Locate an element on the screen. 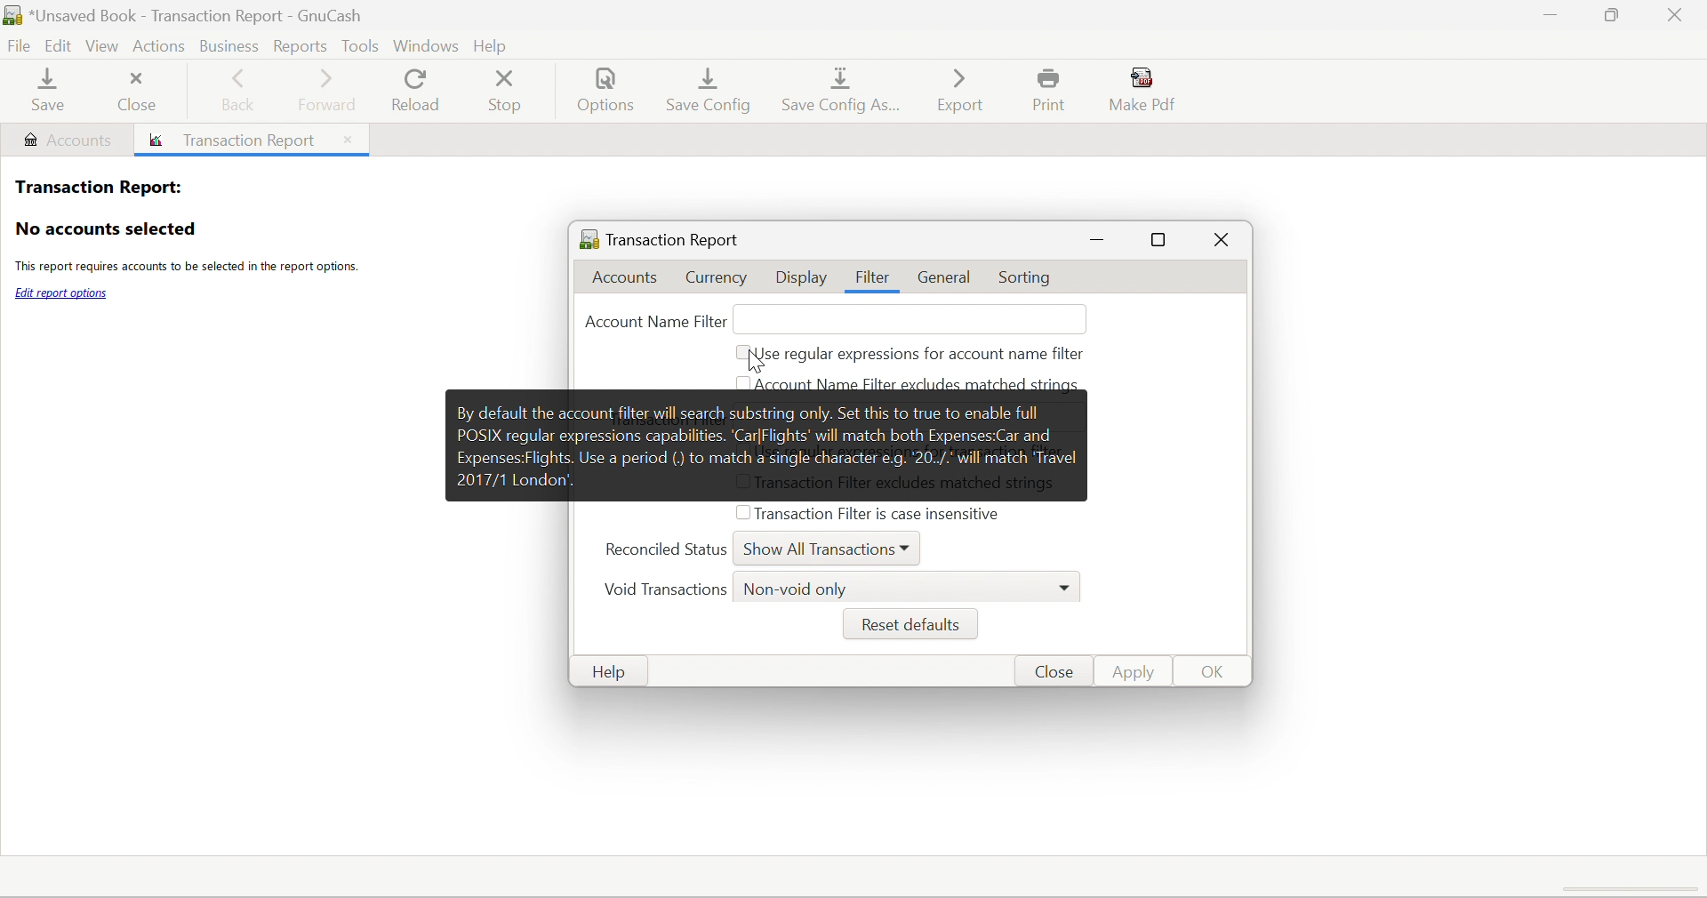 The image size is (1707, 898). Close is located at coordinates (1221, 243).